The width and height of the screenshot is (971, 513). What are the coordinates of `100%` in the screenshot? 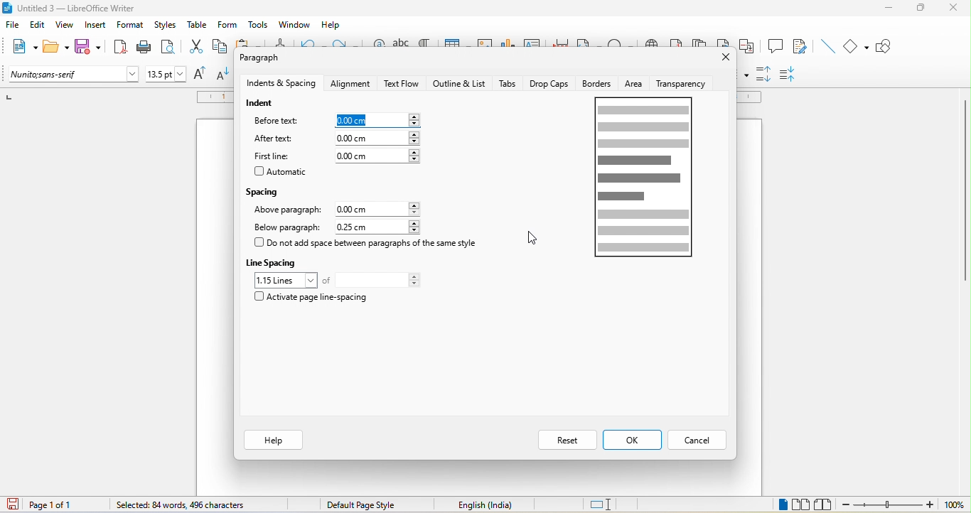 It's located at (954, 505).